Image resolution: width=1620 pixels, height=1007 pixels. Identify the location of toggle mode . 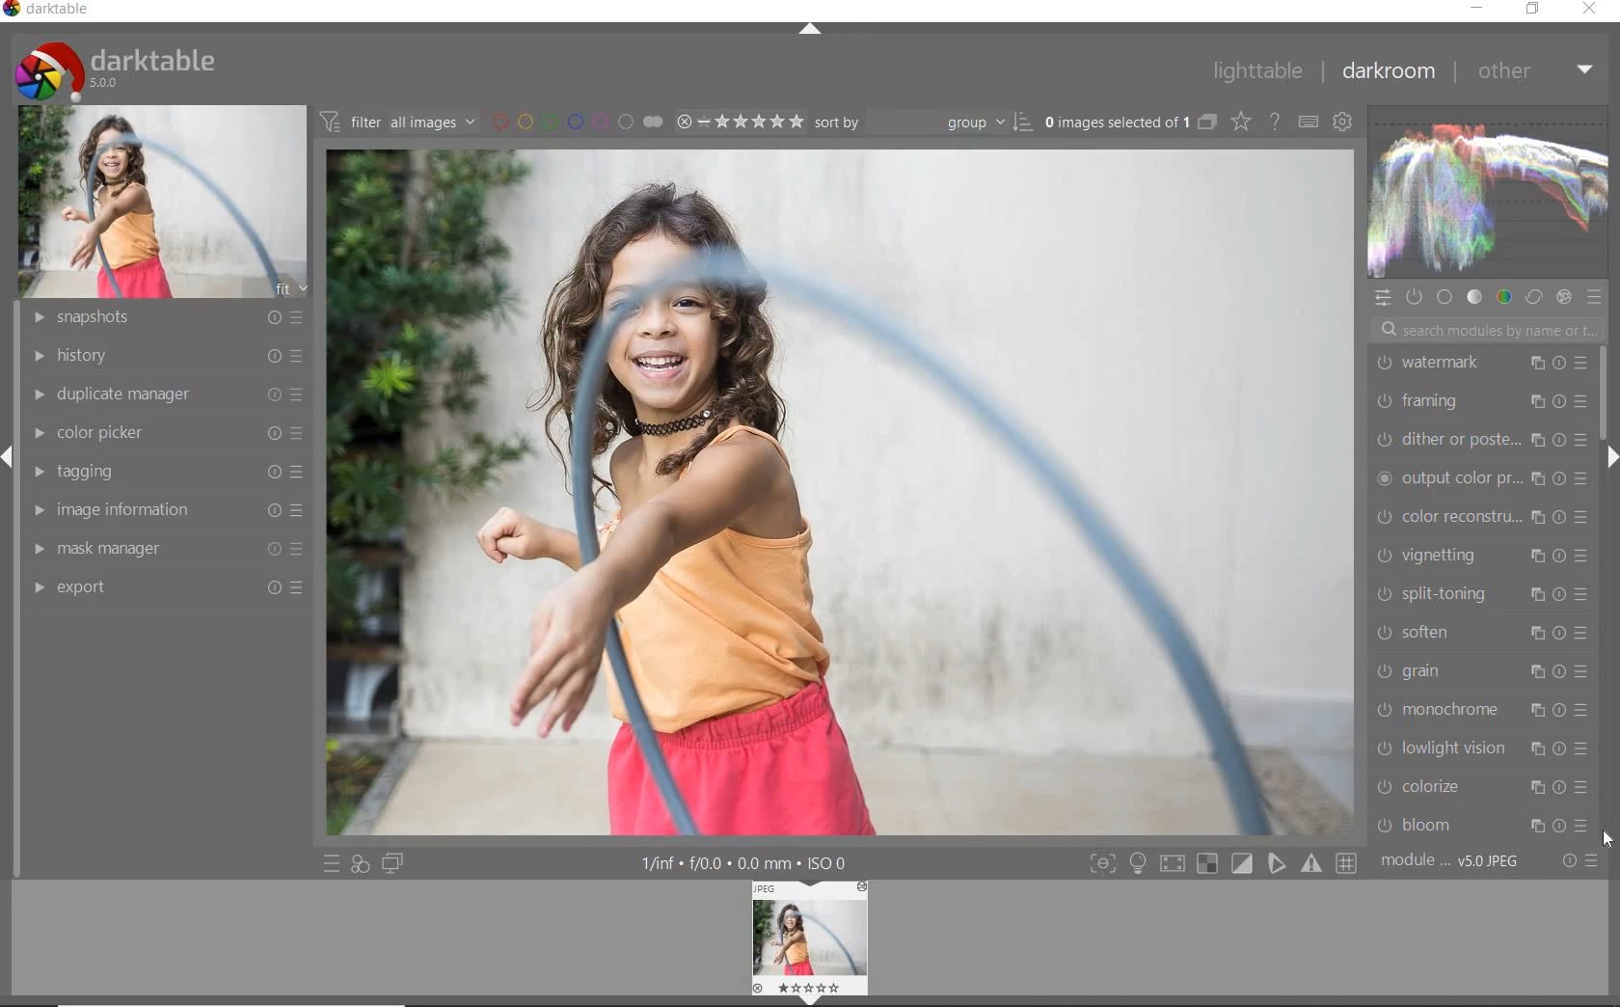
(1176, 862).